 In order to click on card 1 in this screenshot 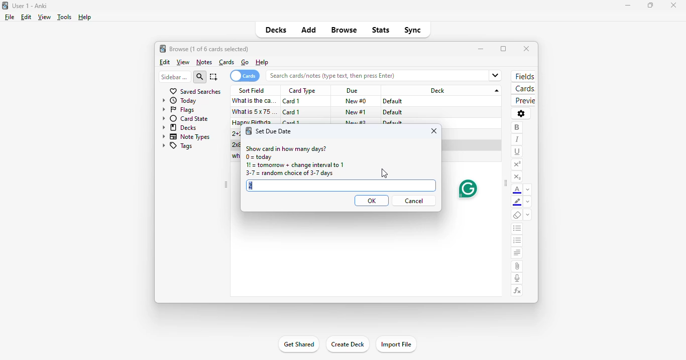, I will do `click(292, 101)`.